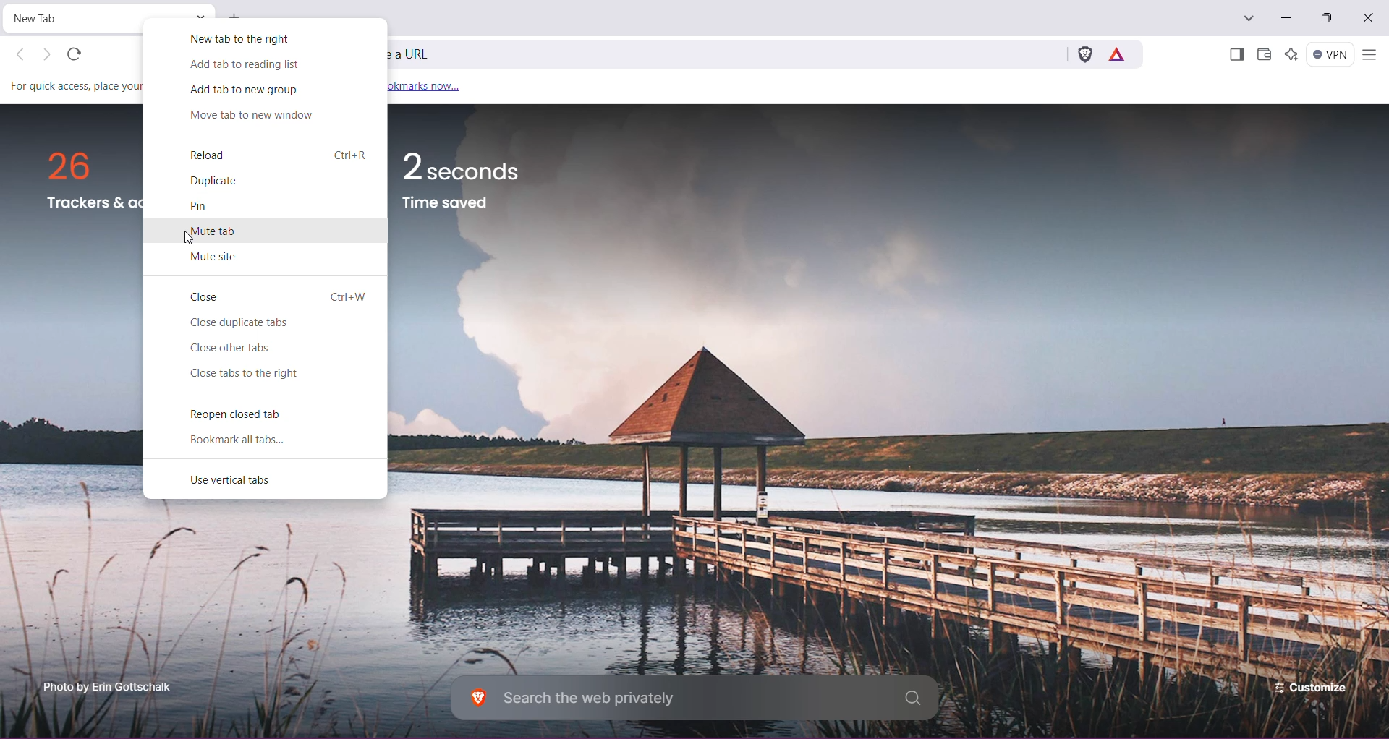 The height and width of the screenshot is (739, 1389). What do you see at coordinates (21, 55) in the screenshot?
I see `Click to go back, hold to see history` at bounding box center [21, 55].